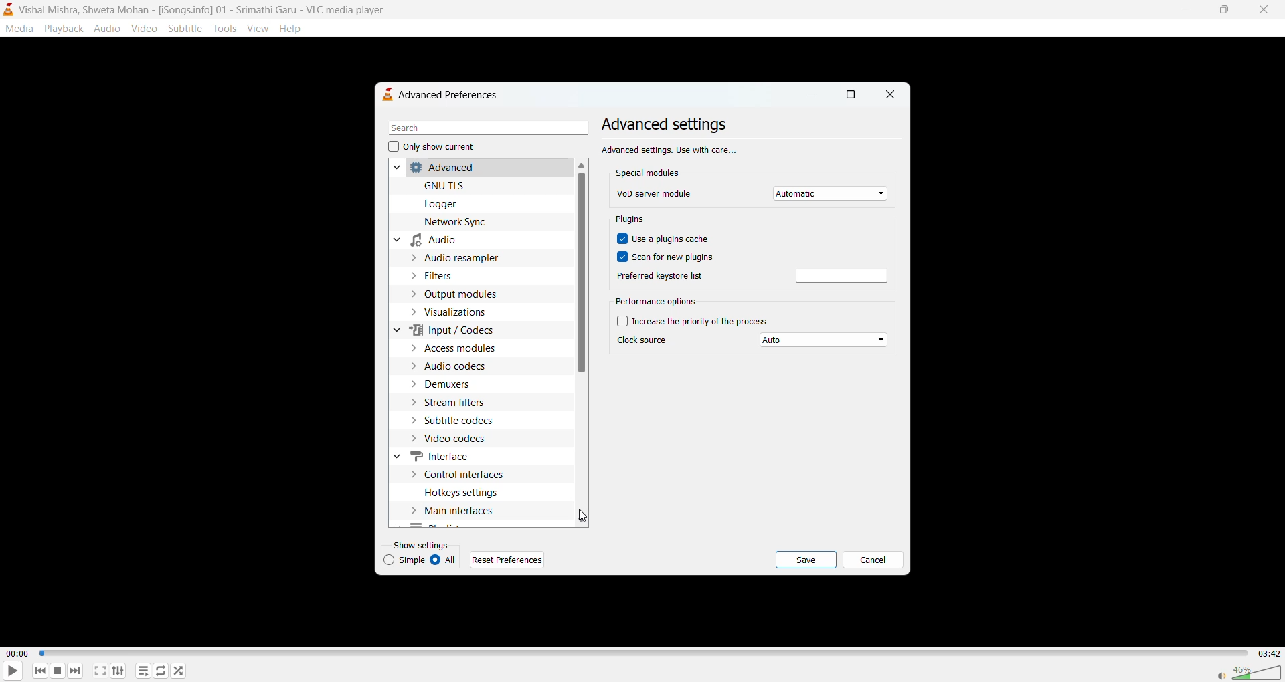  I want to click on maximize, so click(851, 96).